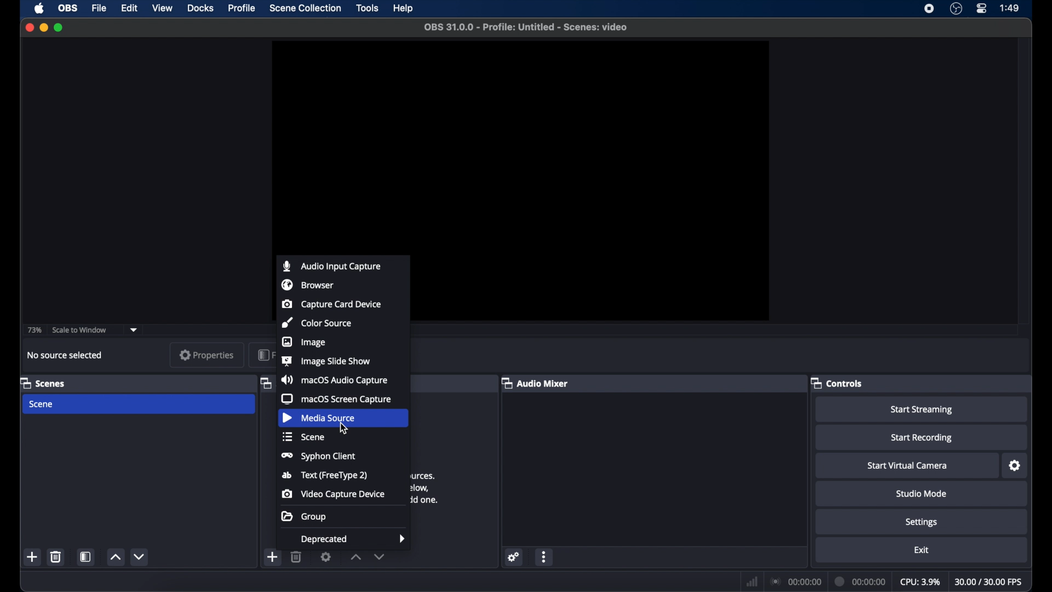 The width and height of the screenshot is (1052, 592). Describe the element at coordinates (39, 9) in the screenshot. I see `apple icon` at that location.